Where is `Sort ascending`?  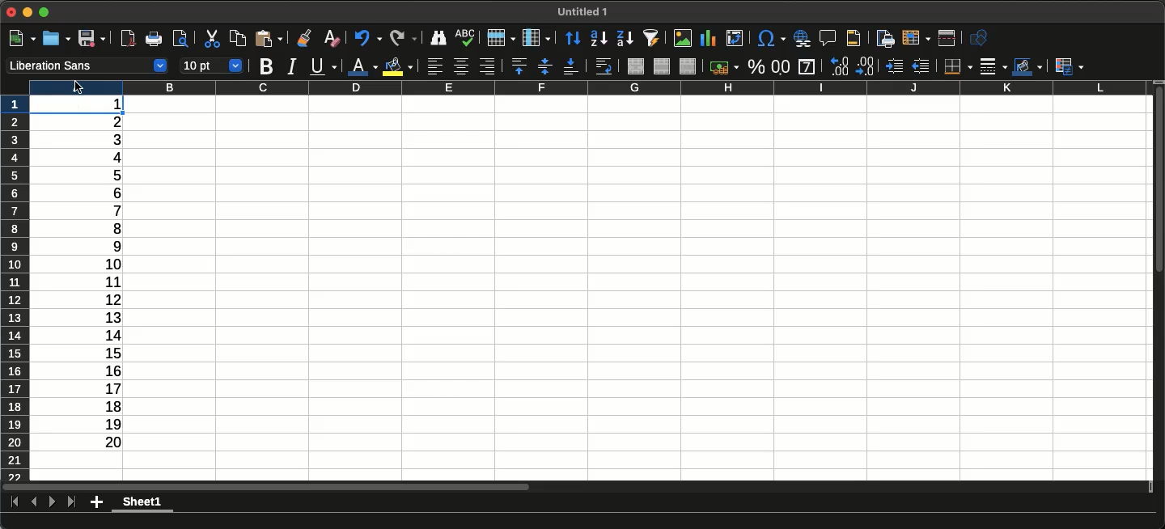 Sort ascending is located at coordinates (596, 39).